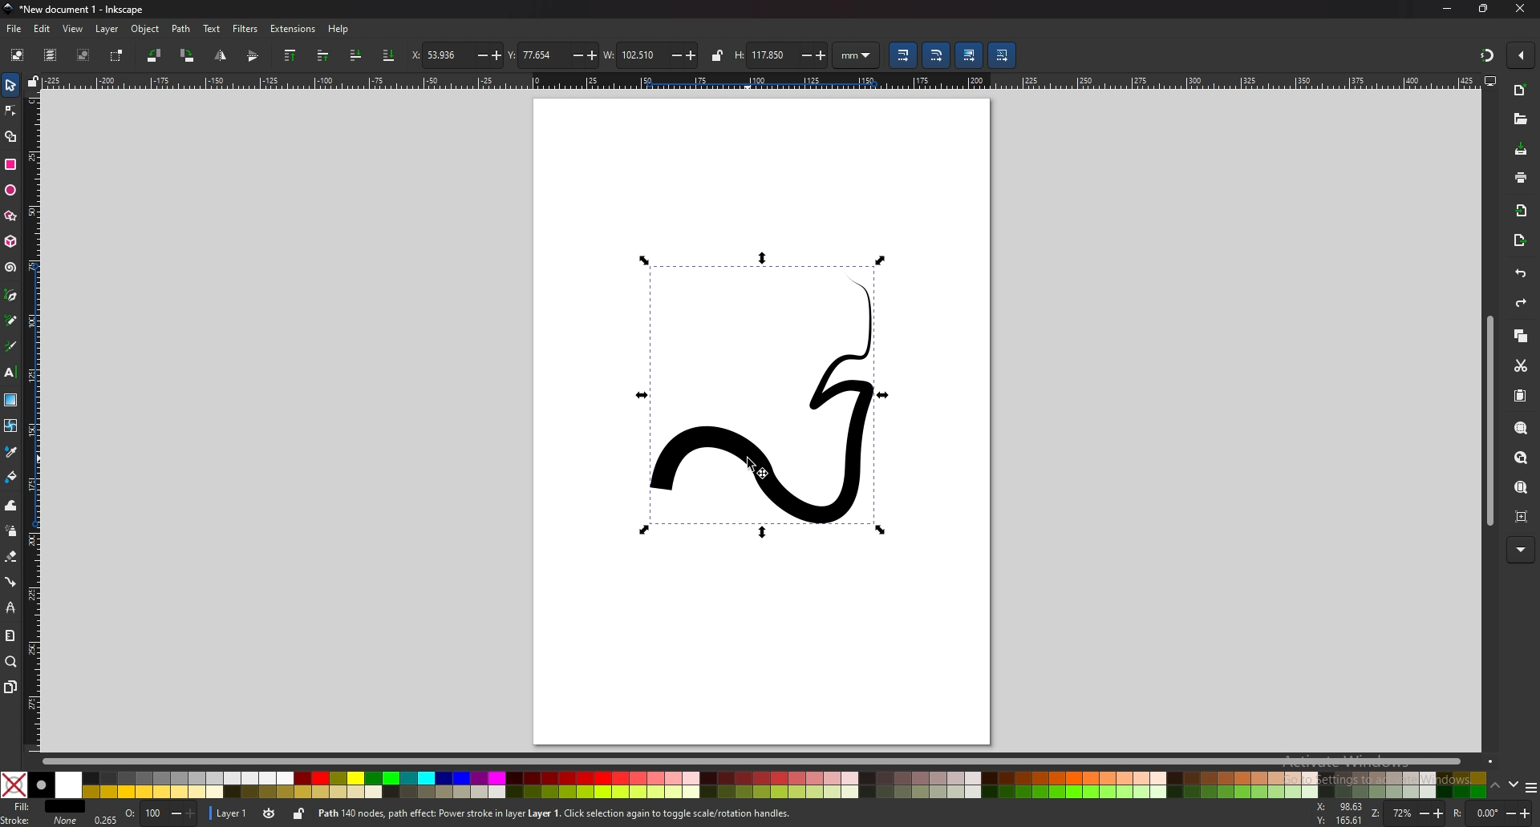  What do you see at coordinates (253, 56) in the screenshot?
I see `flip horizontally` at bounding box center [253, 56].